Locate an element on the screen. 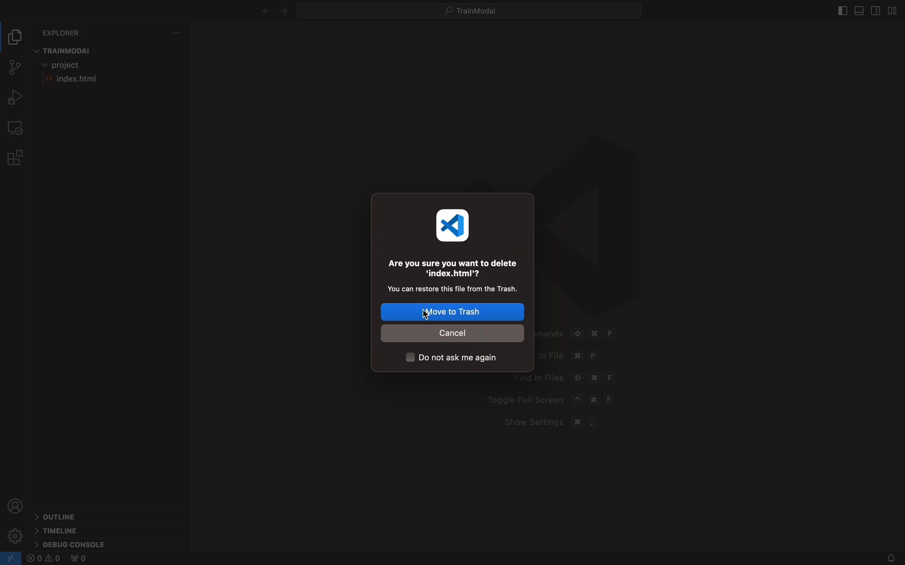 This screenshot has height=565, width=905. Find is located at coordinates (566, 378).